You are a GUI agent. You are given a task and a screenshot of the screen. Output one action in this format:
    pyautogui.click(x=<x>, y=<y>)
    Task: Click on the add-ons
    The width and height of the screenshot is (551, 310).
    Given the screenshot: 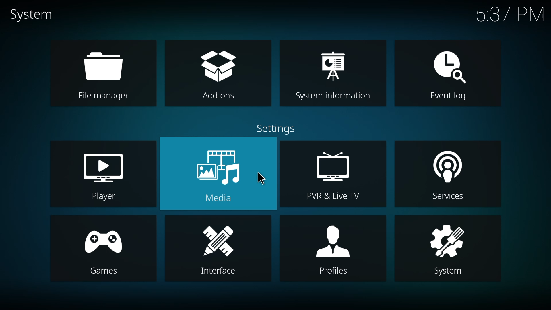 What is the action you would take?
    pyautogui.click(x=218, y=67)
    